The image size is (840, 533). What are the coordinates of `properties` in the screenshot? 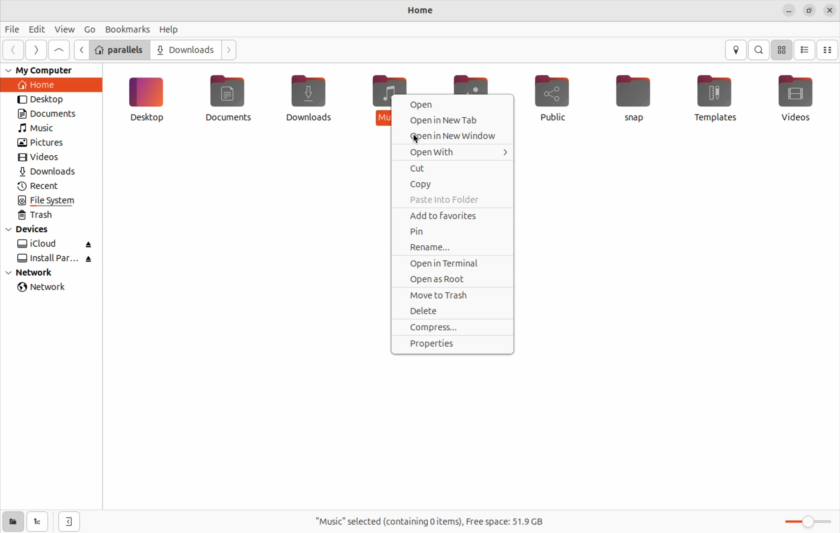 It's located at (451, 344).